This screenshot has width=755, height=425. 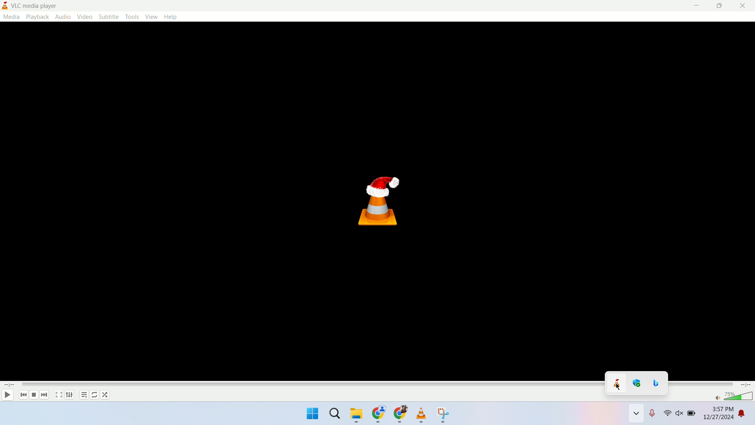 I want to click on file exlporer, so click(x=357, y=416).